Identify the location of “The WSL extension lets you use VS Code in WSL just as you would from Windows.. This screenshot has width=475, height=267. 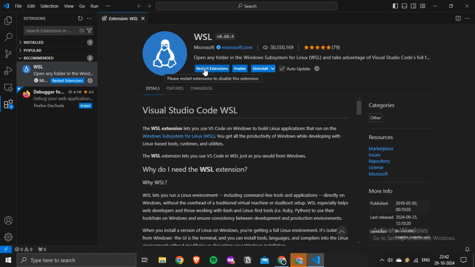
(225, 157).